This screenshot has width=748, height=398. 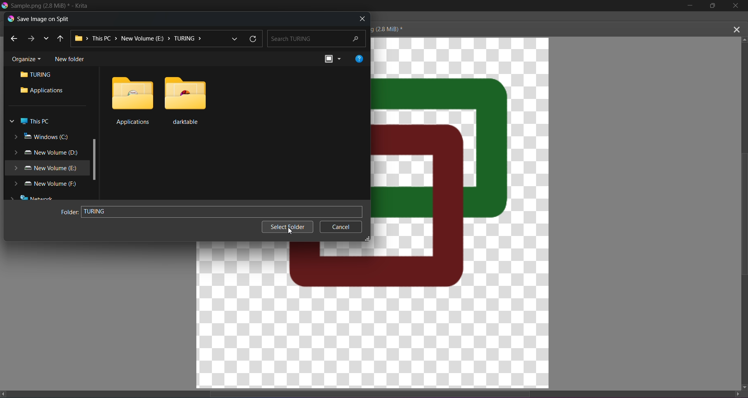 I want to click on Cursor, so click(x=293, y=233).